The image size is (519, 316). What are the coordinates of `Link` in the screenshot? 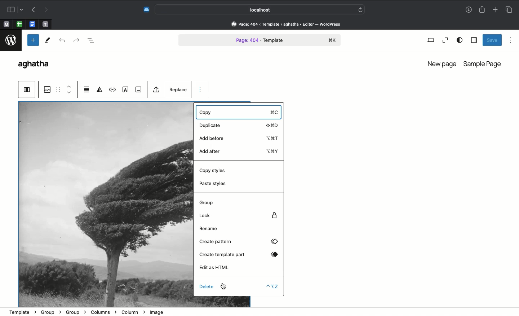 It's located at (112, 91).